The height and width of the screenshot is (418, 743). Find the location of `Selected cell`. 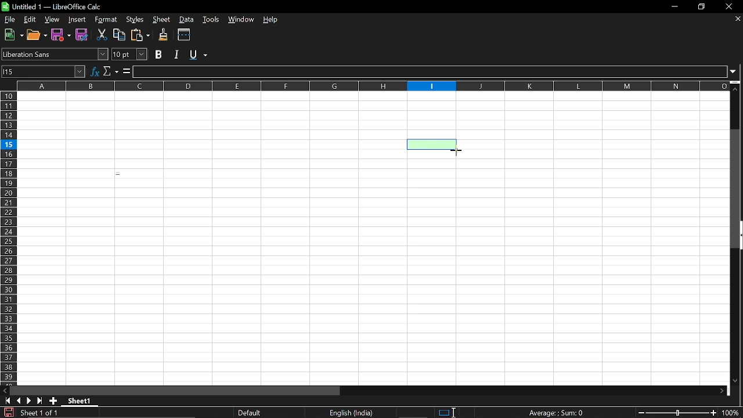

Selected cell is located at coordinates (432, 144).